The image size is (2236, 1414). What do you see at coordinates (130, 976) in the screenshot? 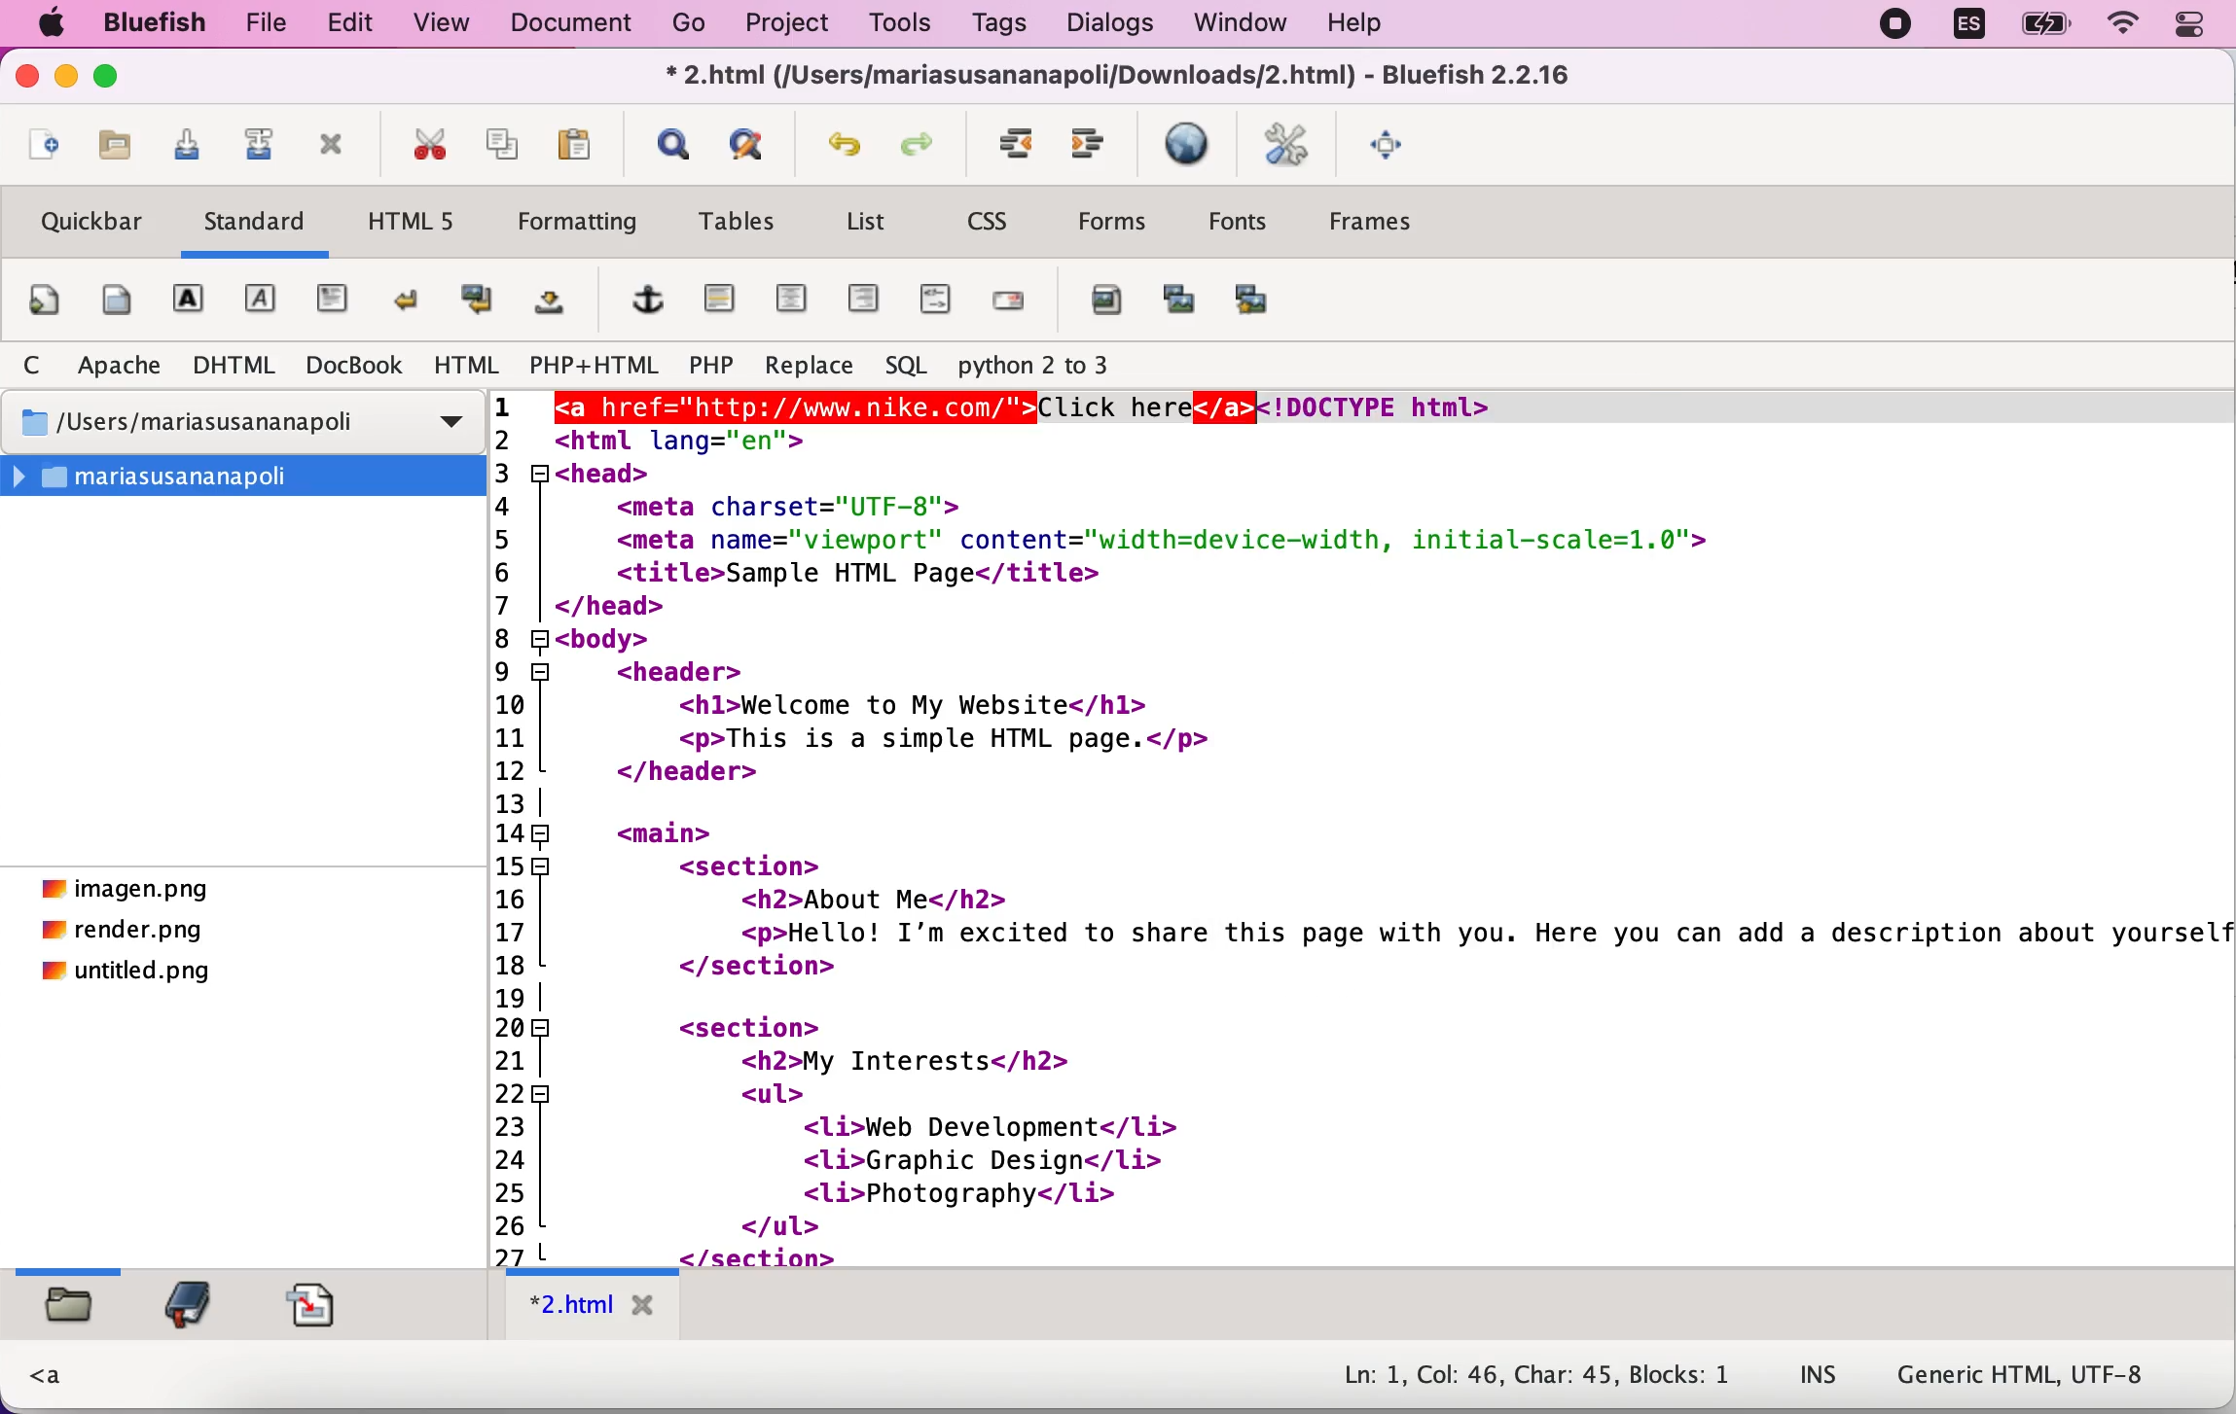
I see `untitled.png` at bounding box center [130, 976].